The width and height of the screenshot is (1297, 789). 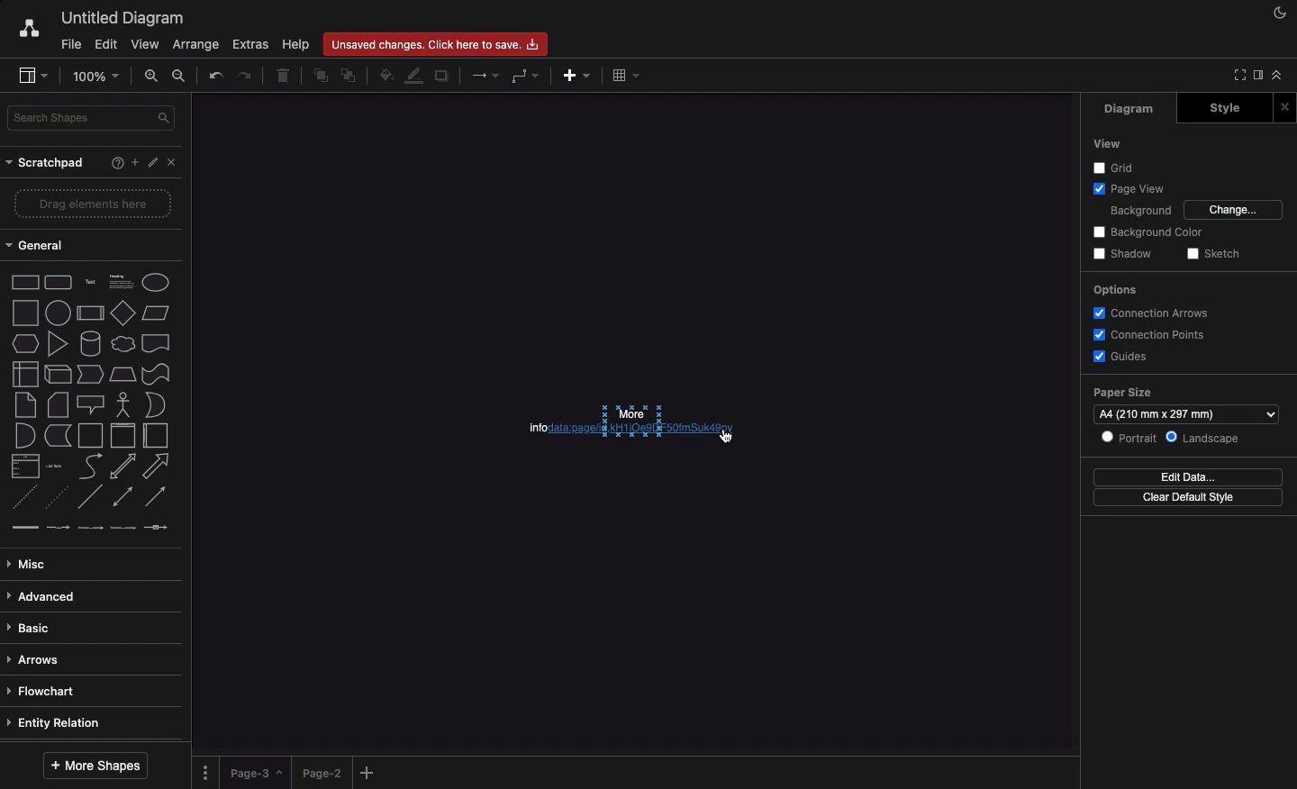 What do you see at coordinates (320, 772) in the screenshot?
I see `Page 2` at bounding box center [320, 772].